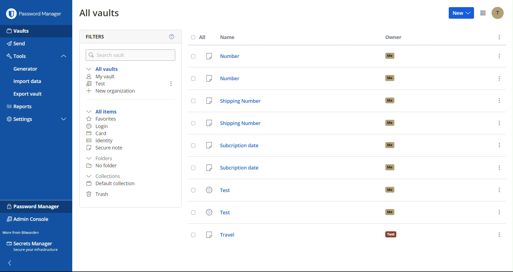 The height and width of the screenshot is (272, 513). Describe the element at coordinates (192, 56) in the screenshot. I see `select entry` at that location.